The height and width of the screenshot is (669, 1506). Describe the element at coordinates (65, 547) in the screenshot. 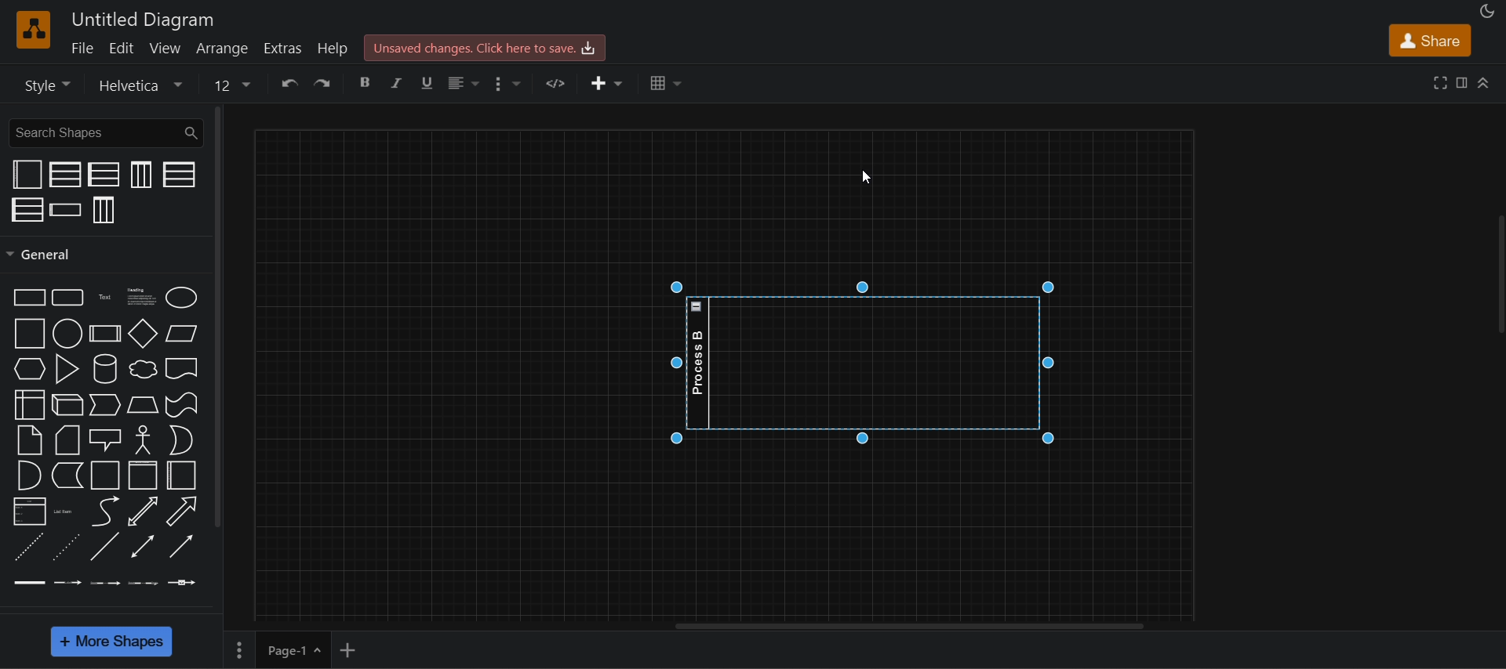

I see `dotted line` at that location.